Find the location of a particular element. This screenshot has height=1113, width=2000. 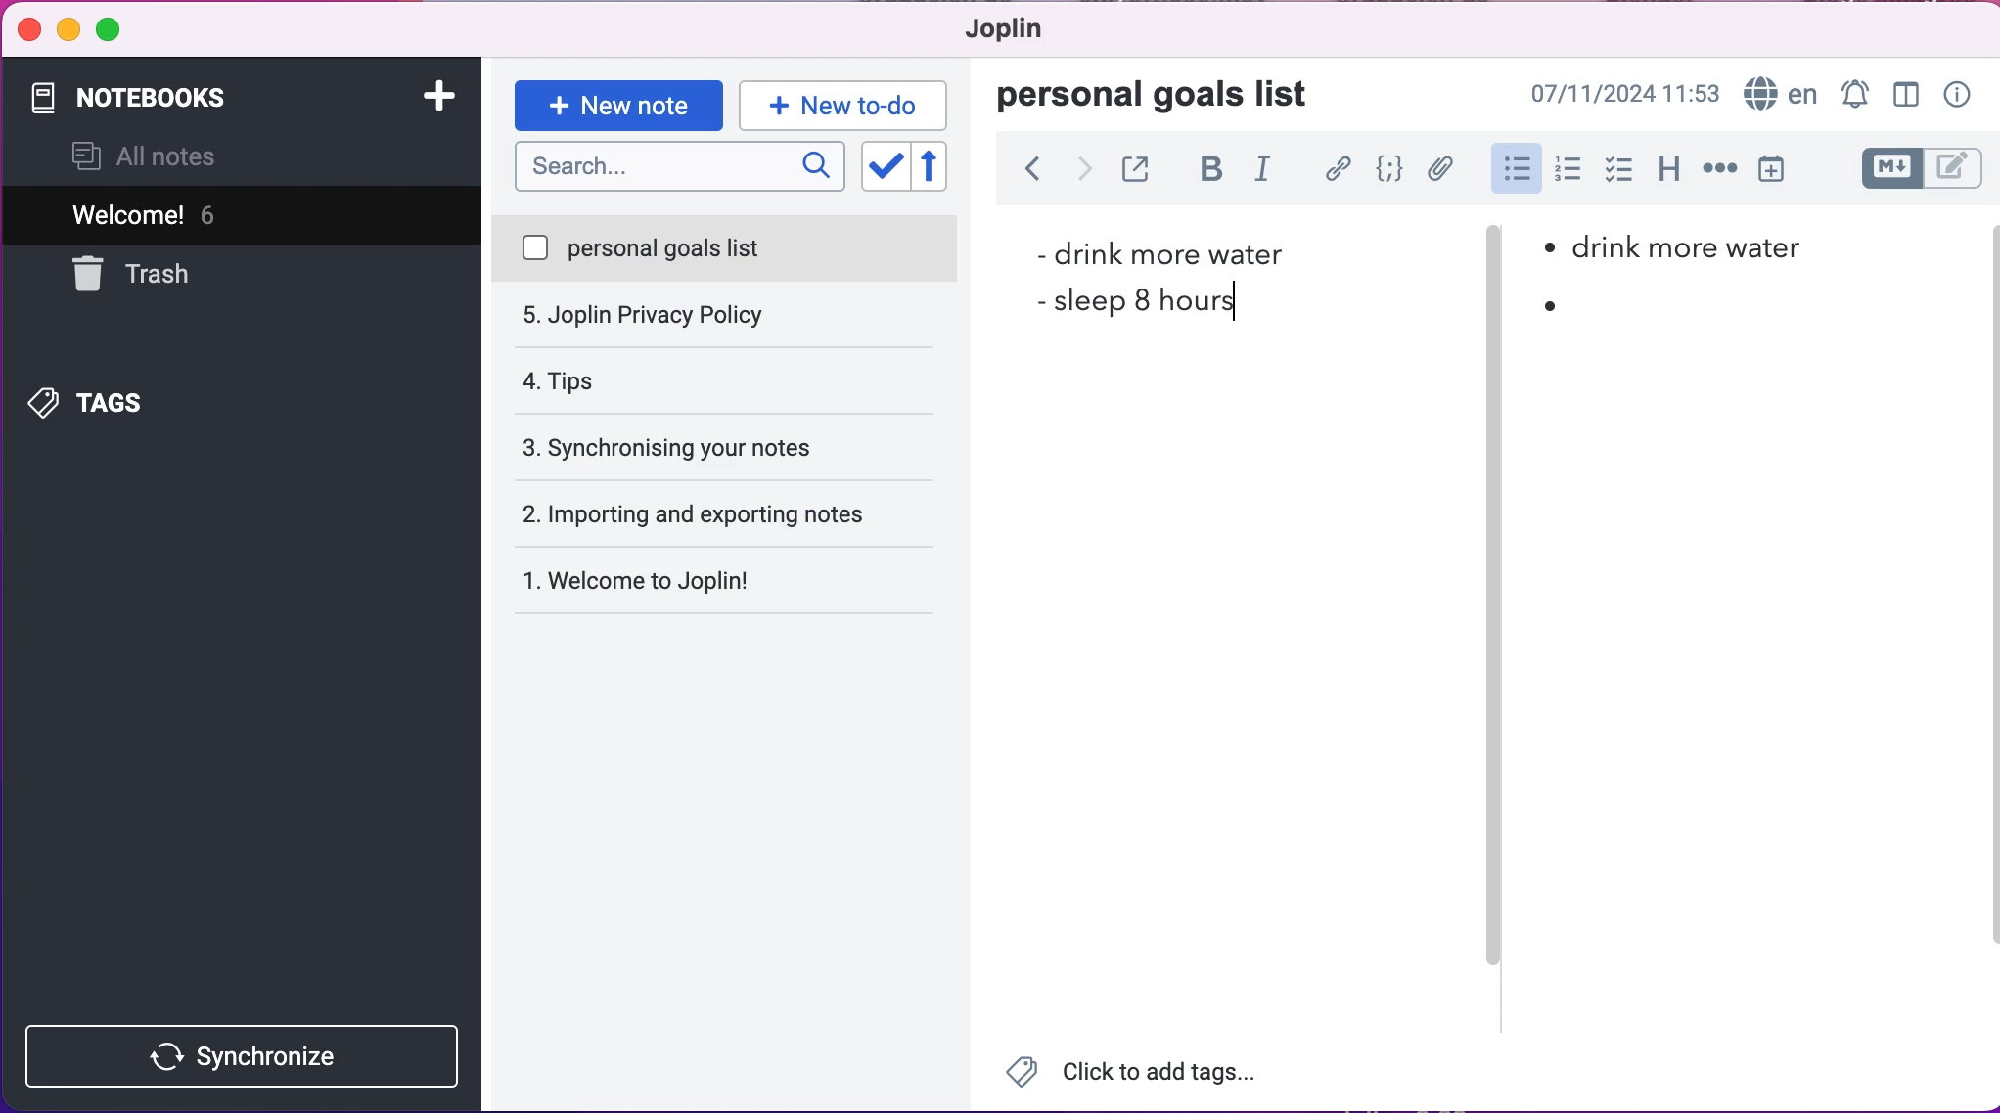

joplin is located at coordinates (1025, 33).